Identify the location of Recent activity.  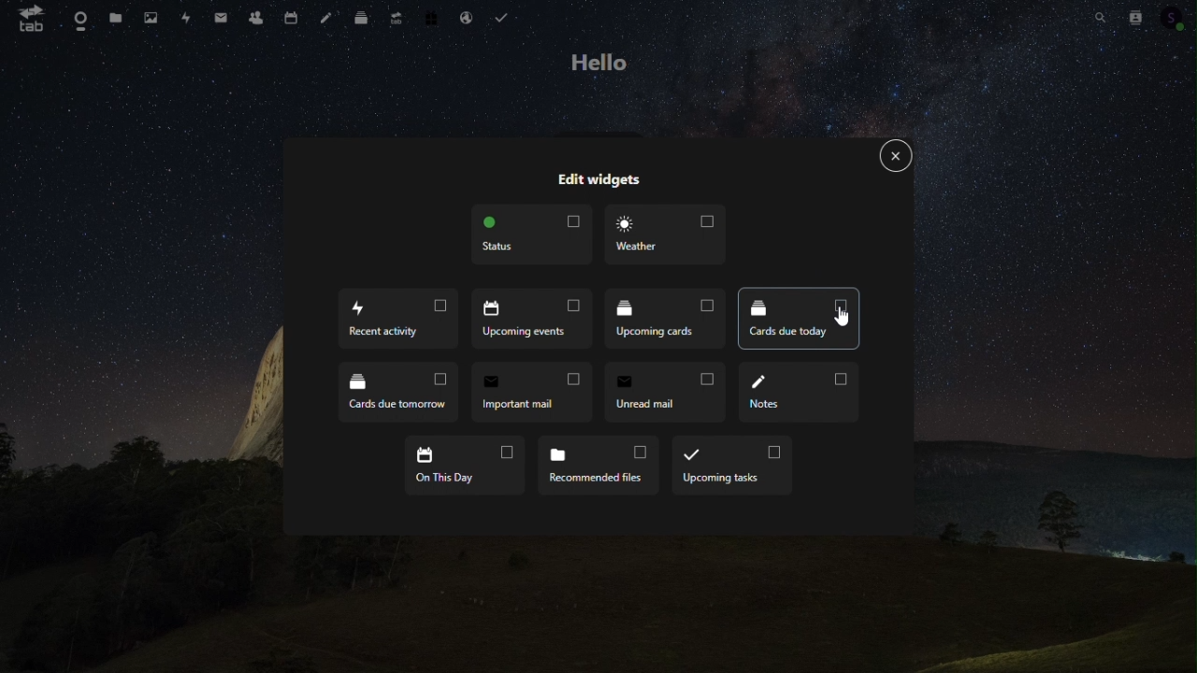
(398, 320).